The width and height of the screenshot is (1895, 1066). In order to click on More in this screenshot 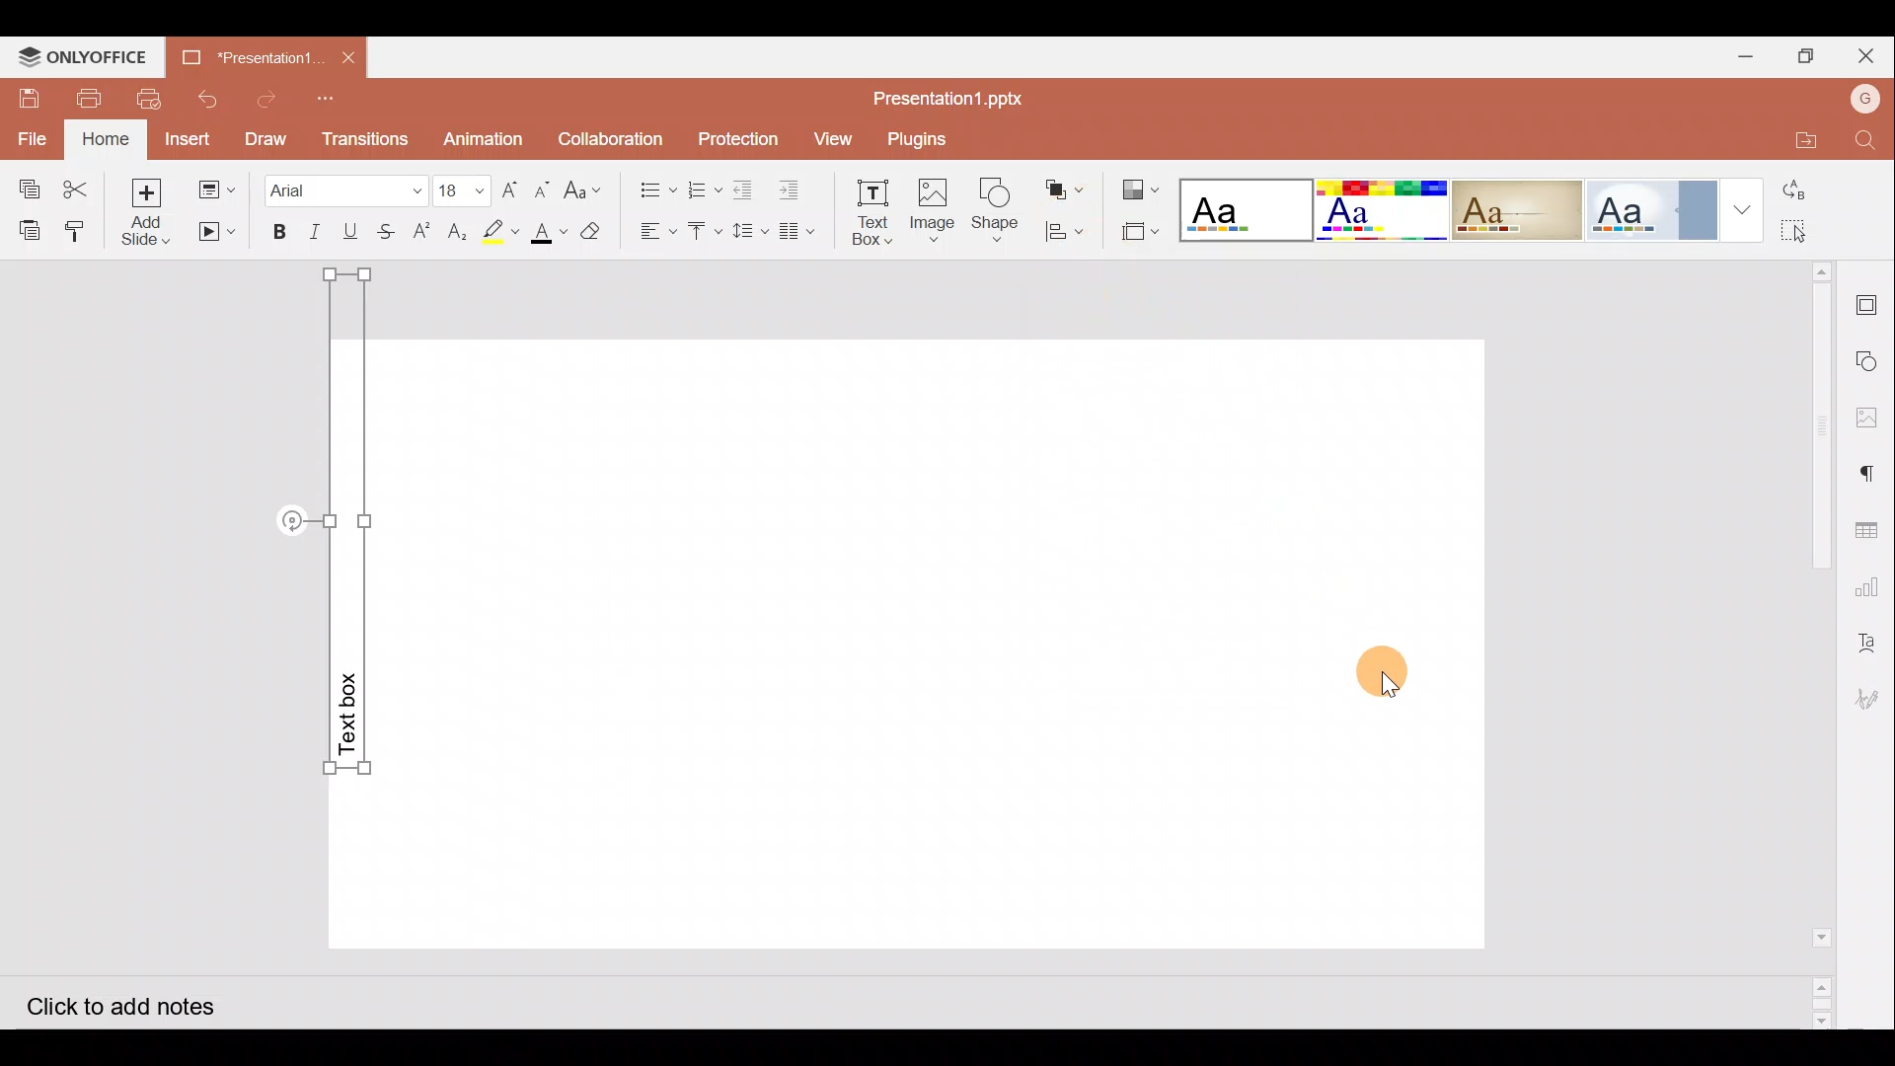, I will do `click(1735, 205)`.